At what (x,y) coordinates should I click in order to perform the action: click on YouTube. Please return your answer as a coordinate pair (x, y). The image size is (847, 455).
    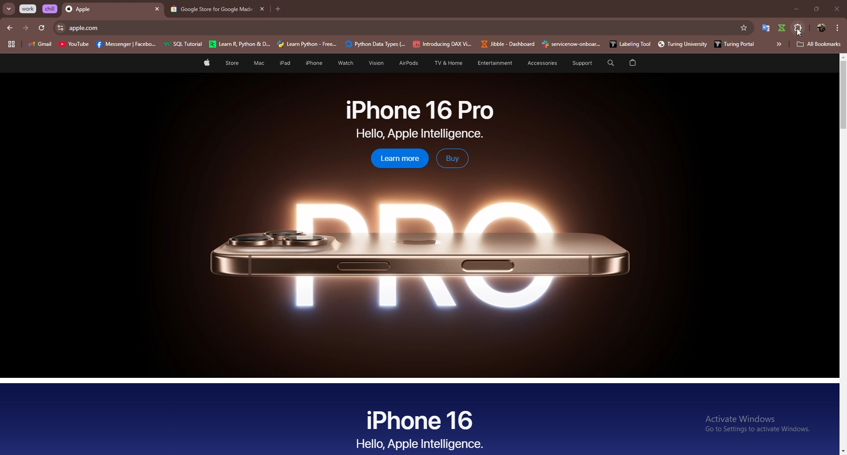
    Looking at the image, I should click on (74, 45).